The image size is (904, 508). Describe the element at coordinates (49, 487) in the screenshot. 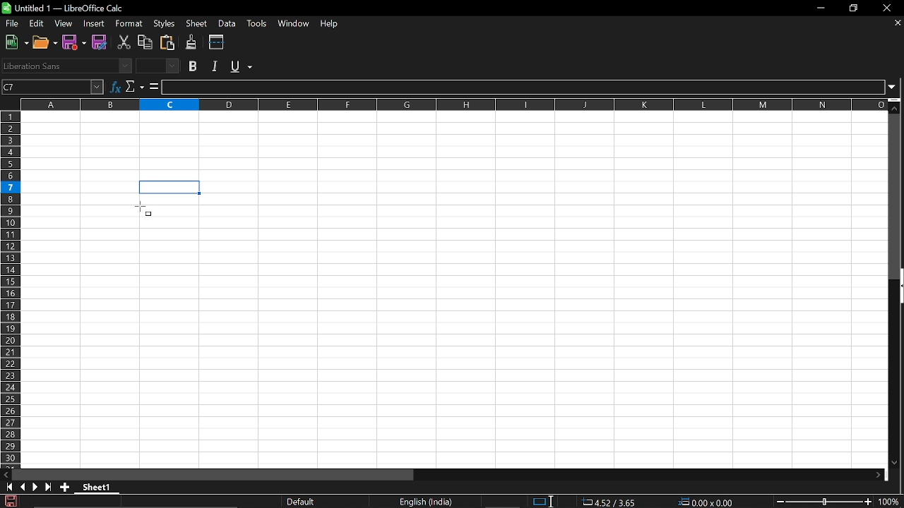

I see `Last sheet` at that location.